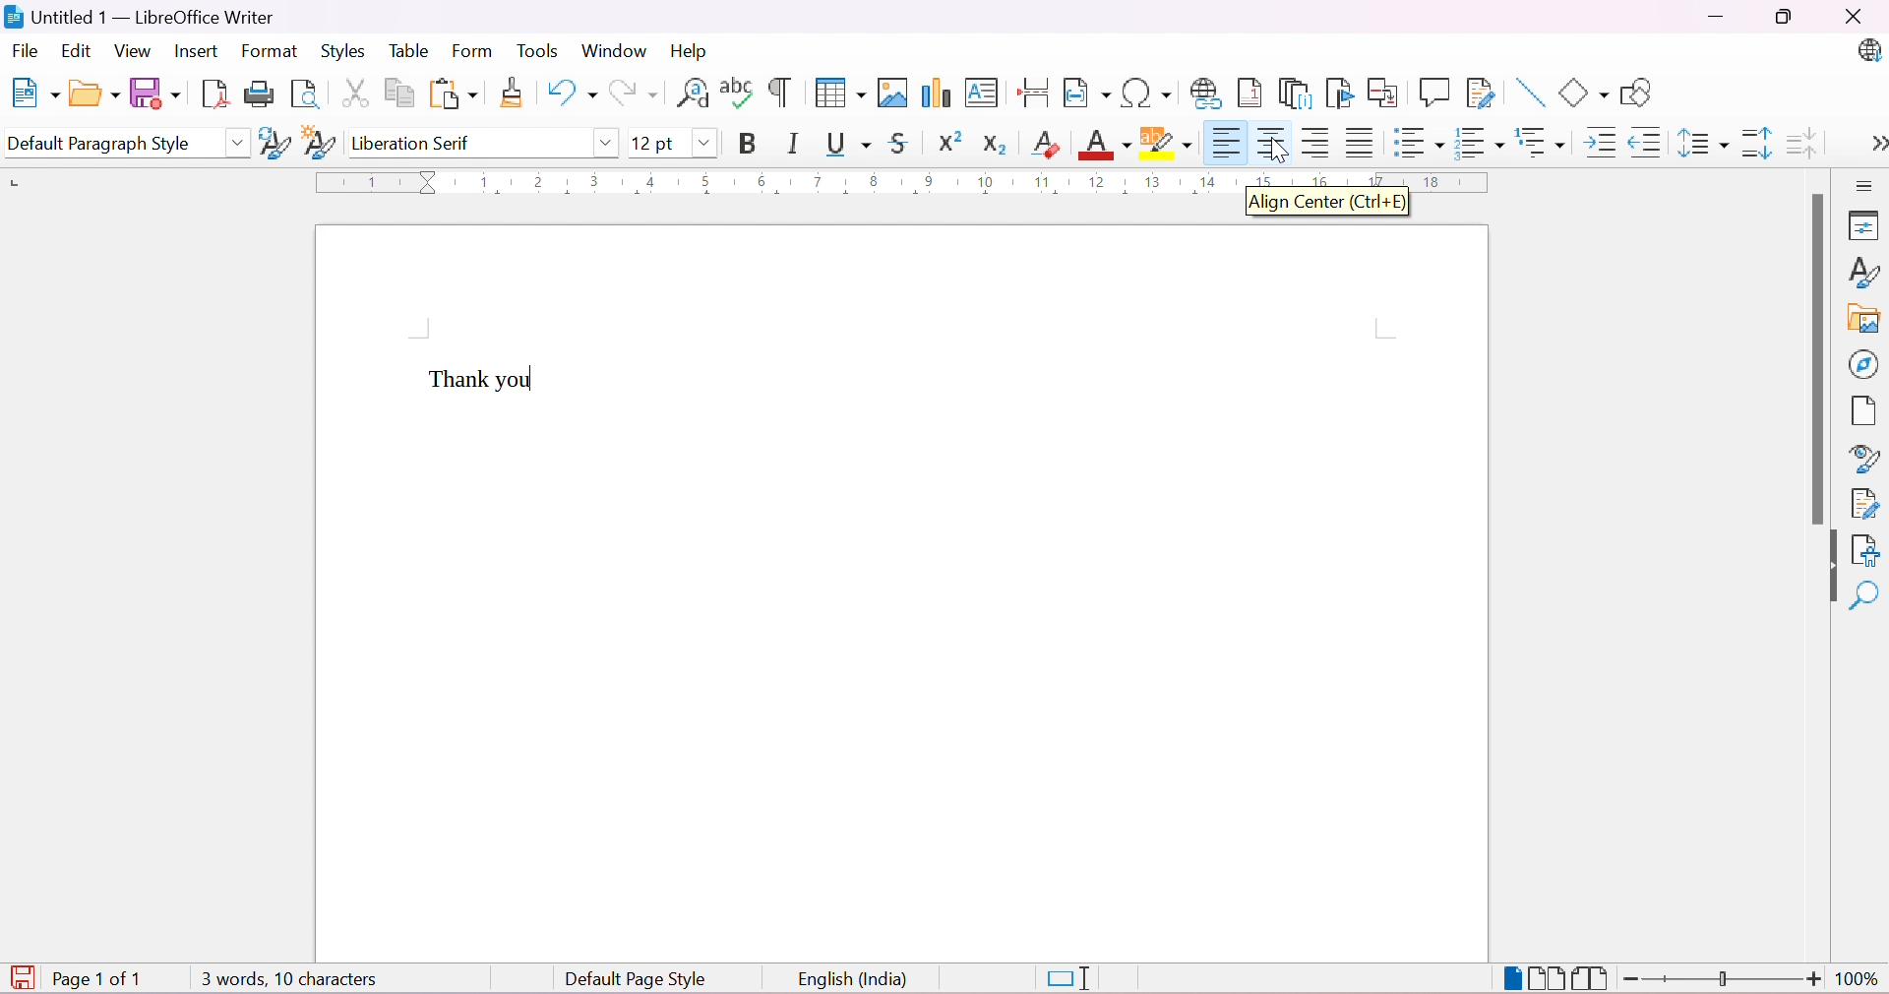 Image resolution: width=1889 pixels, height=994 pixels. What do you see at coordinates (1714, 18) in the screenshot?
I see `Minimize` at bounding box center [1714, 18].